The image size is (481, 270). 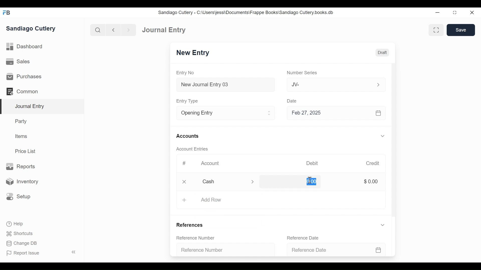 What do you see at coordinates (471, 12) in the screenshot?
I see `Close` at bounding box center [471, 12].